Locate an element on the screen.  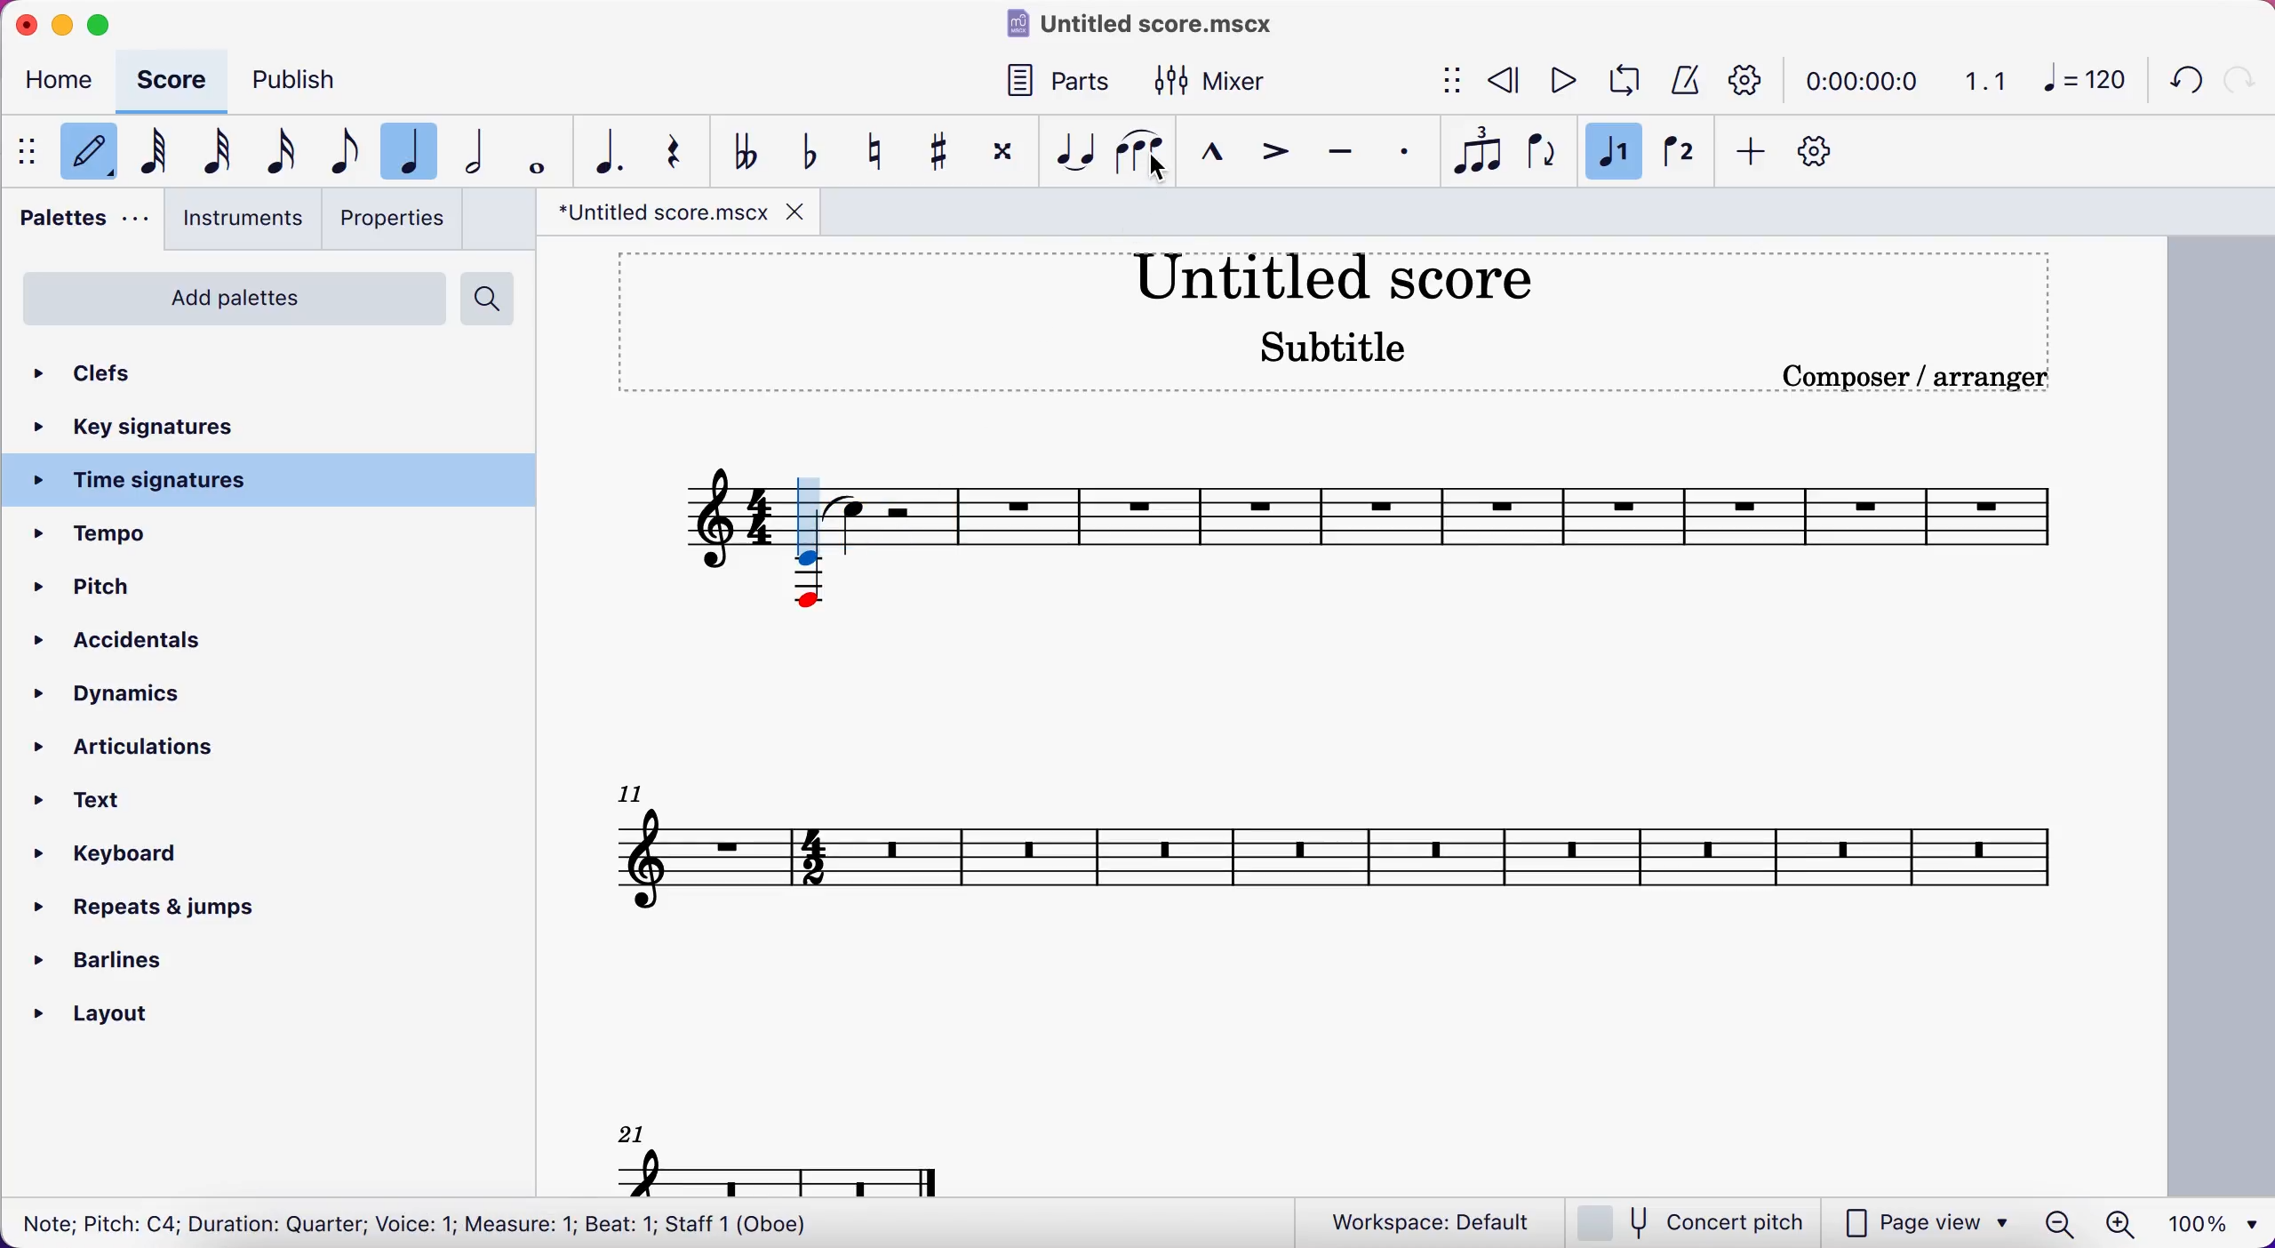
loop playback is located at coordinates (1618, 81).